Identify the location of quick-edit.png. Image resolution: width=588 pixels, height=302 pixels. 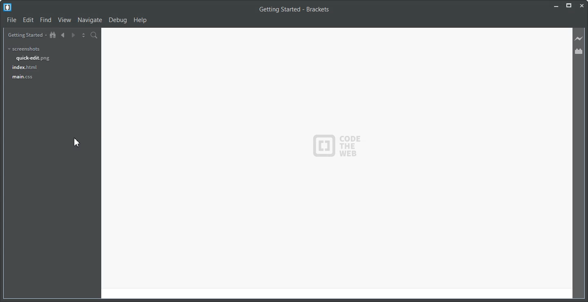
(33, 58).